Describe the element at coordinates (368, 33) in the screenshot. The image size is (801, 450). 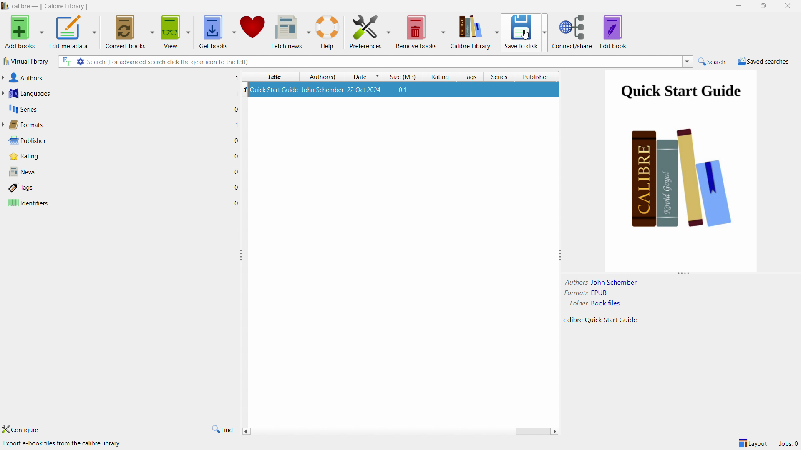
I see `Preferences` at that location.